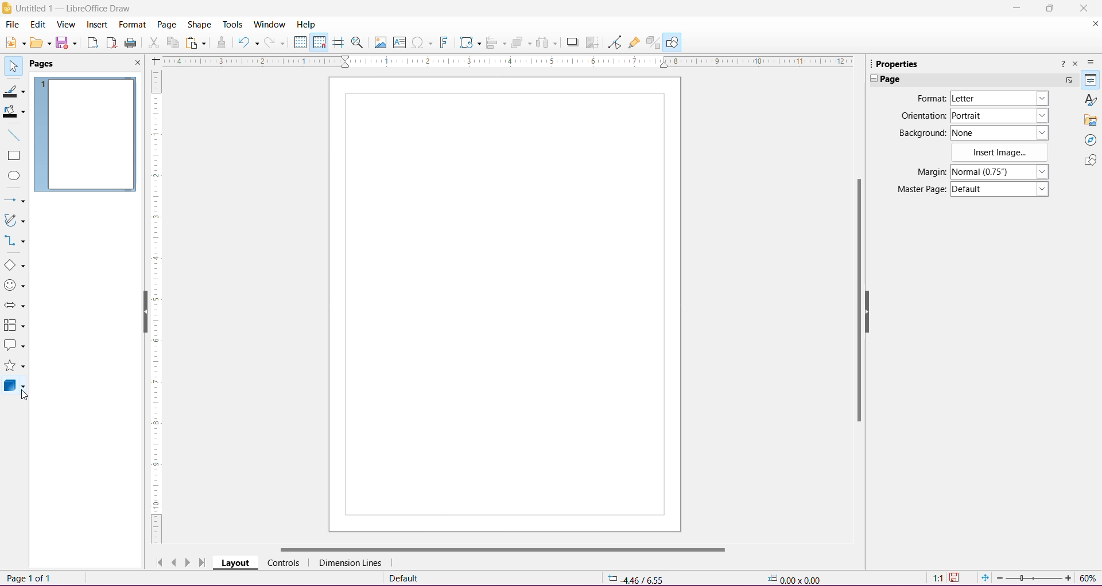 The image size is (1102, 586). What do you see at coordinates (283, 563) in the screenshot?
I see `Controls` at bounding box center [283, 563].